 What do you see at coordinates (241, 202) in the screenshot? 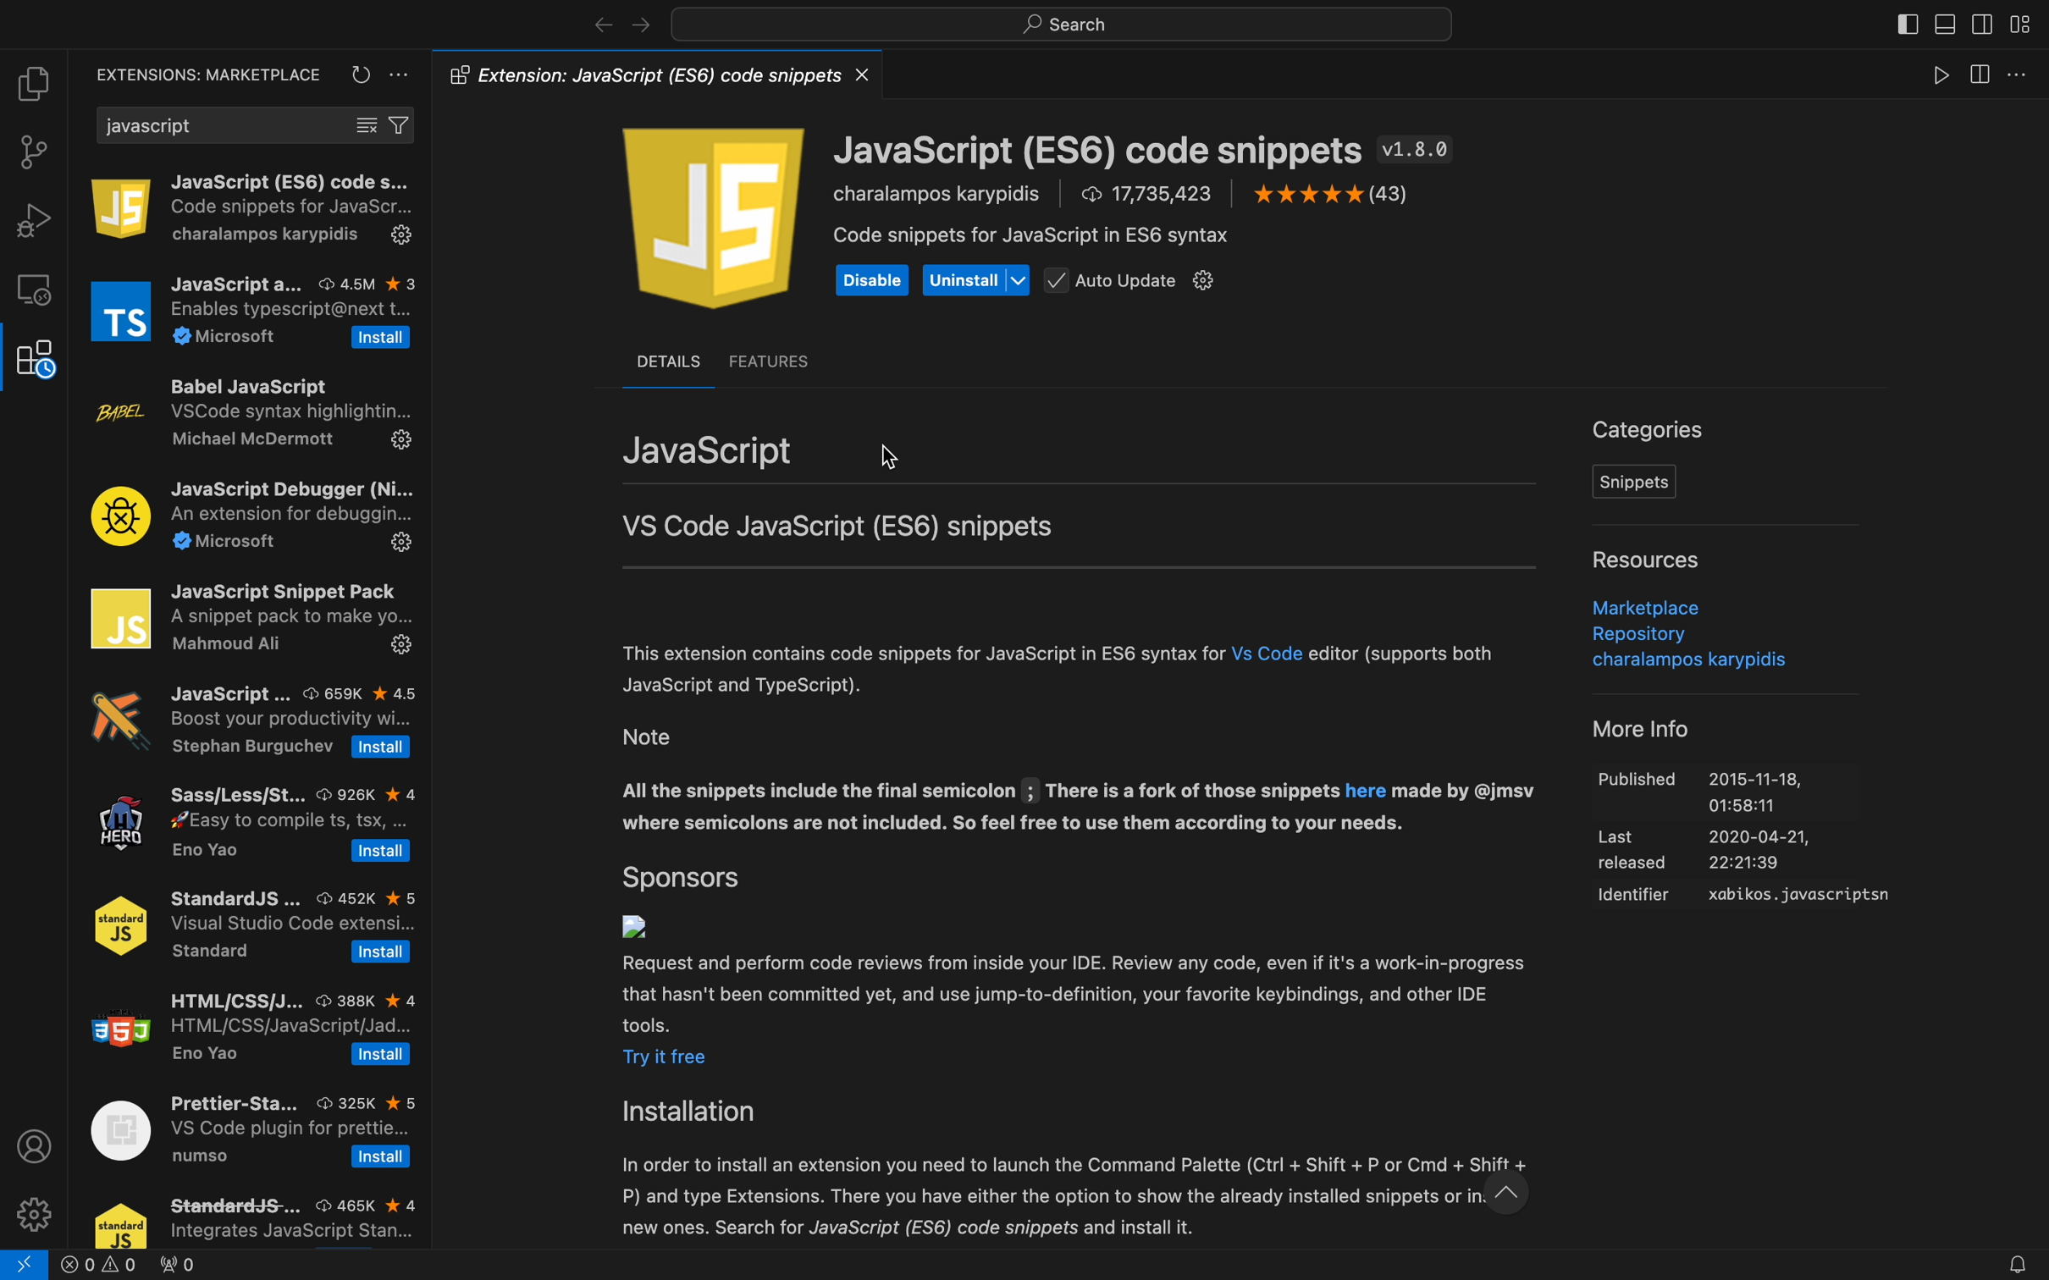
I see `JavaScript (... ®17.7M * 5
Code snippets for JavaScr...
charalampos kary...` at bounding box center [241, 202].